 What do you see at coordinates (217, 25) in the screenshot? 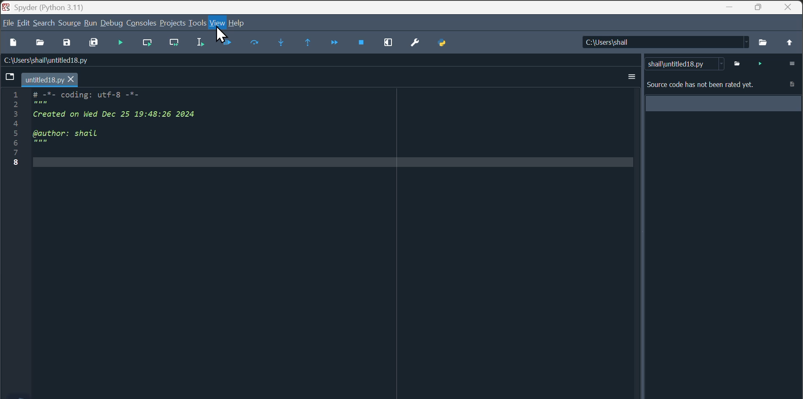
I see `View` at bounding box center [217, 25].